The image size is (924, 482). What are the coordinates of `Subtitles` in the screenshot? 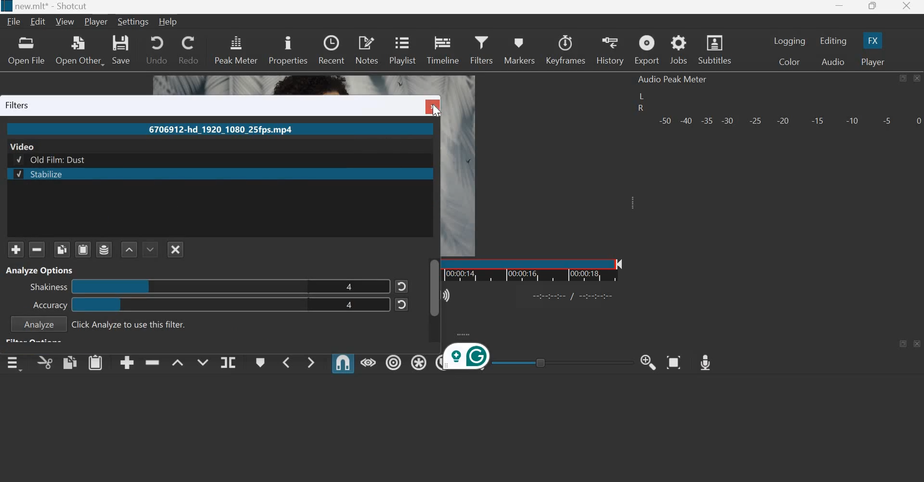 It's located at (715, 49).